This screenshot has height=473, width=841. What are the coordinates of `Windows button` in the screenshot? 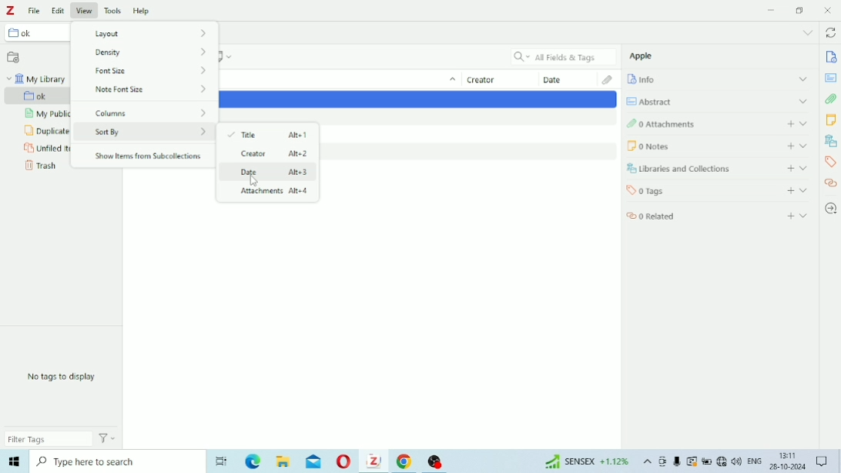 It's located at (14, 464).